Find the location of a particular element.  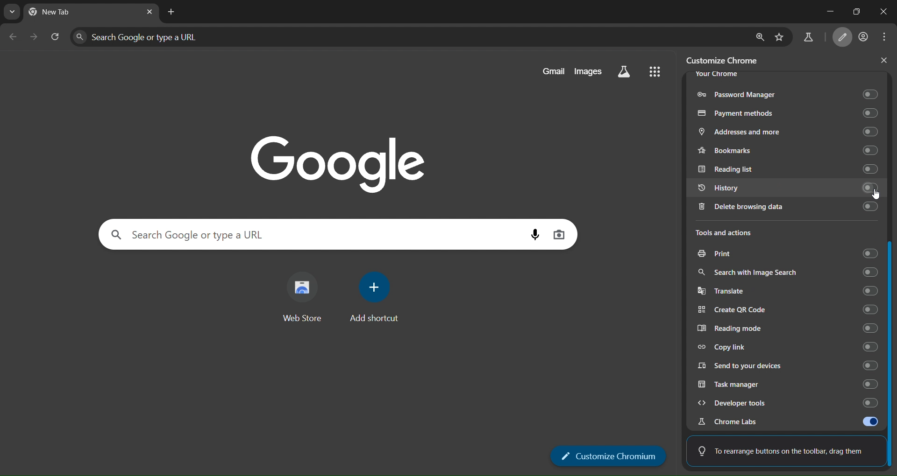

search tabs is located at coordinates (10, 12).